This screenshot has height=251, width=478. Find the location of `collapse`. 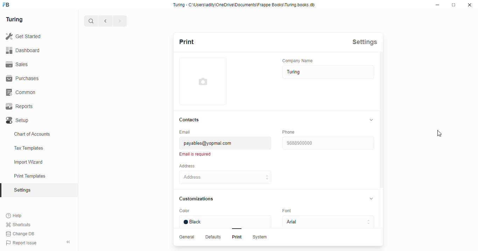

collapse is located at coordinates (373, 199).